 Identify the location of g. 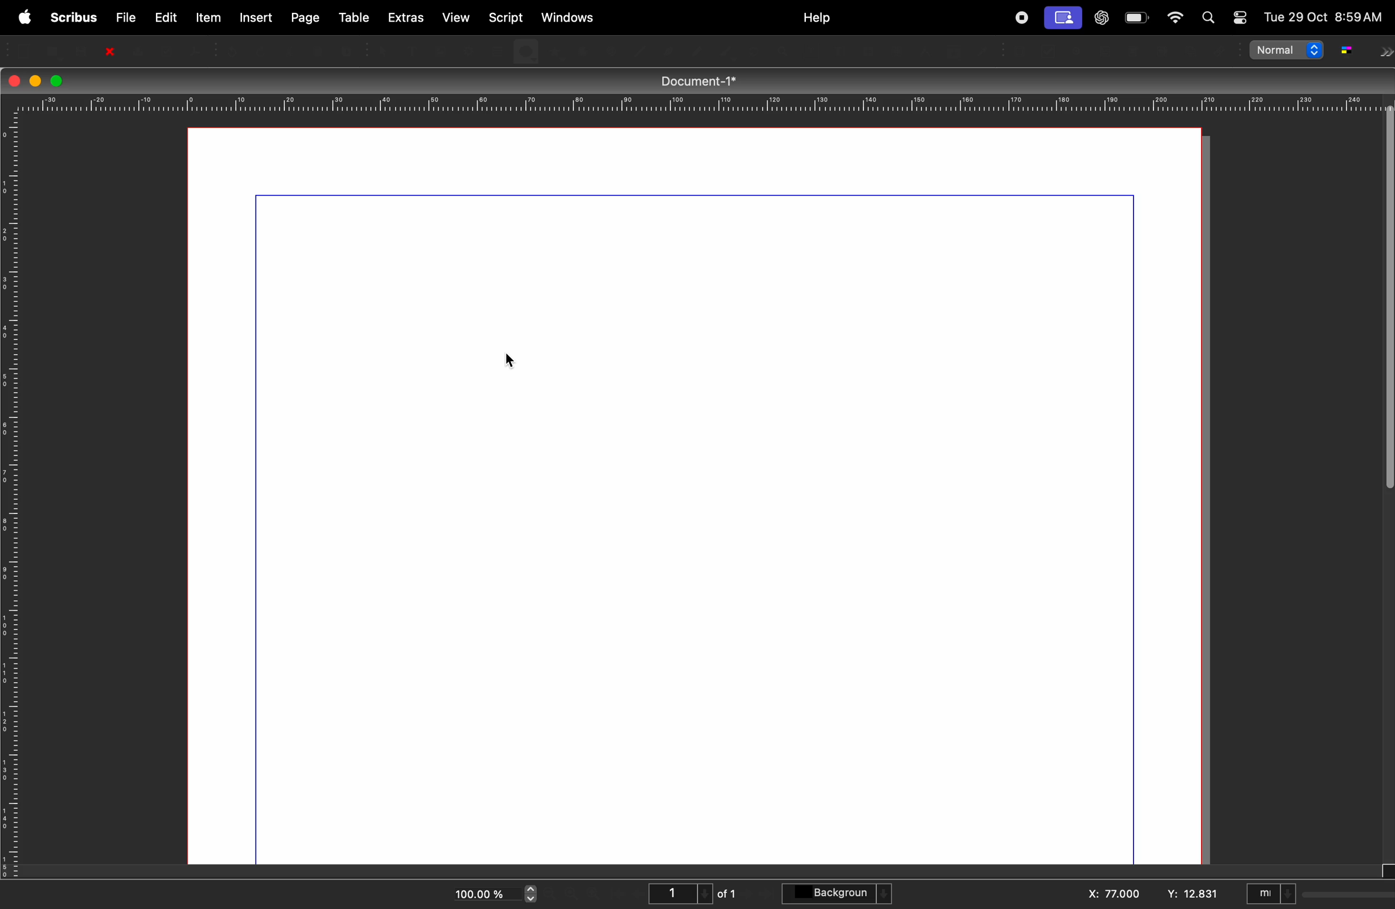
(1346, 50).